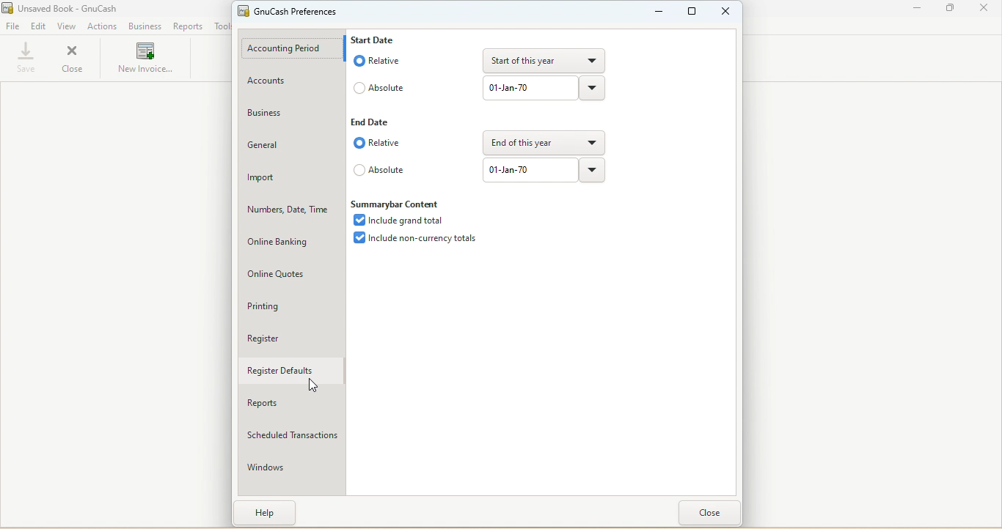  Describe the element at coordinates (290, 369) in the screenshot. I see `Register defaults` at that location.